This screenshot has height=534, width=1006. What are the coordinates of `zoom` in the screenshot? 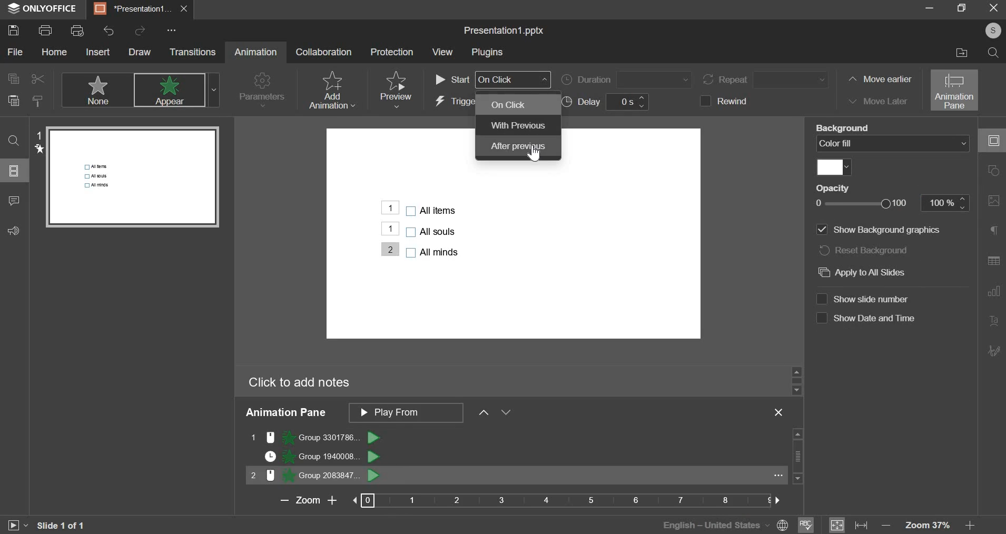 It's located at (935, 525).